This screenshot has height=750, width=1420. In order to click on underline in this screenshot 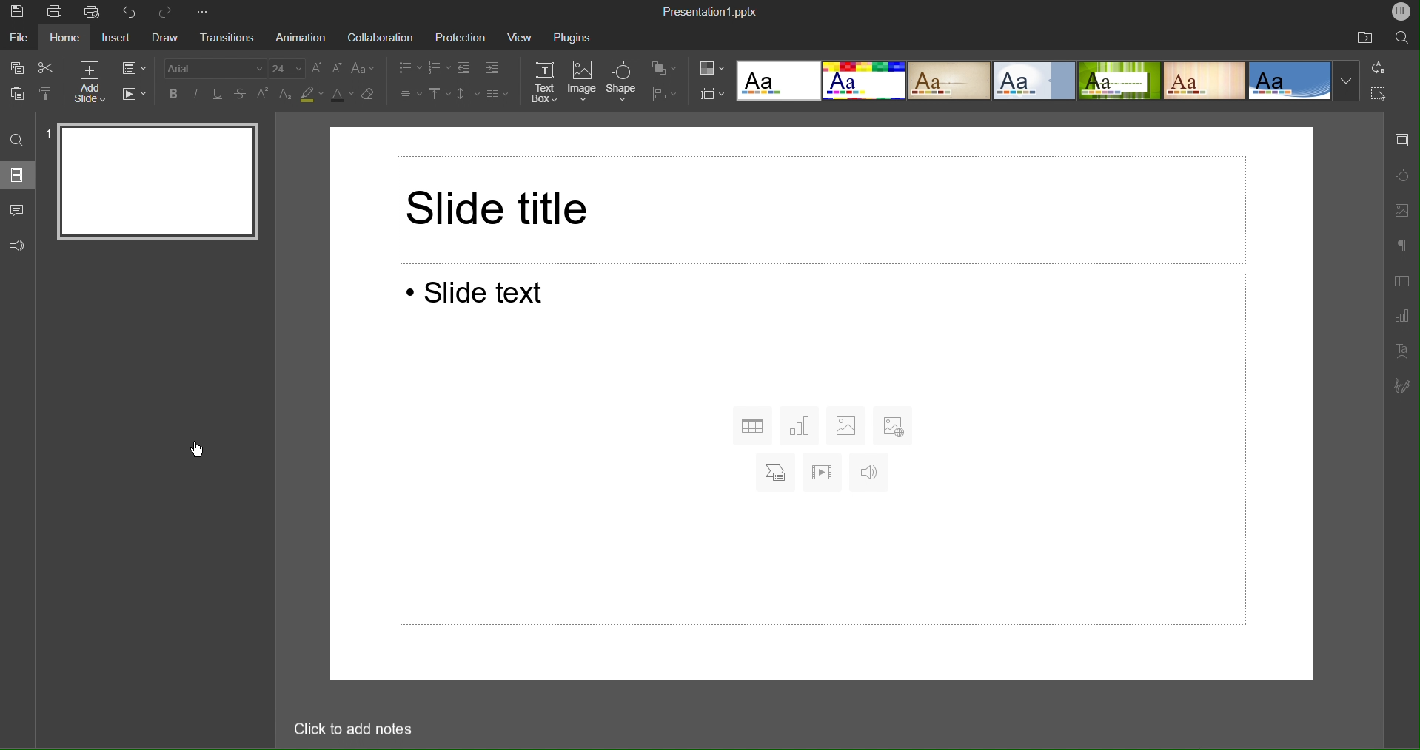, I will do `click(218, 92)`.